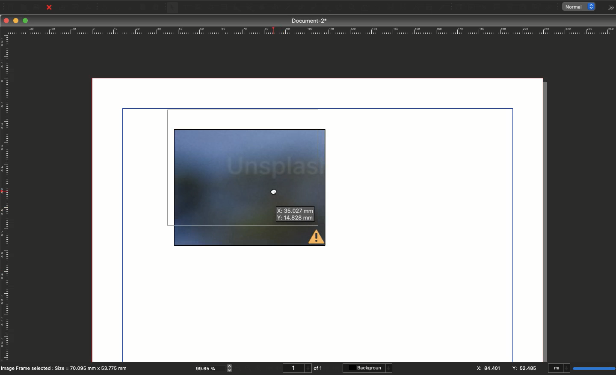  Describe the element at coordinates (326, 9) in the screenshot. I see `Rotate item` at that location.